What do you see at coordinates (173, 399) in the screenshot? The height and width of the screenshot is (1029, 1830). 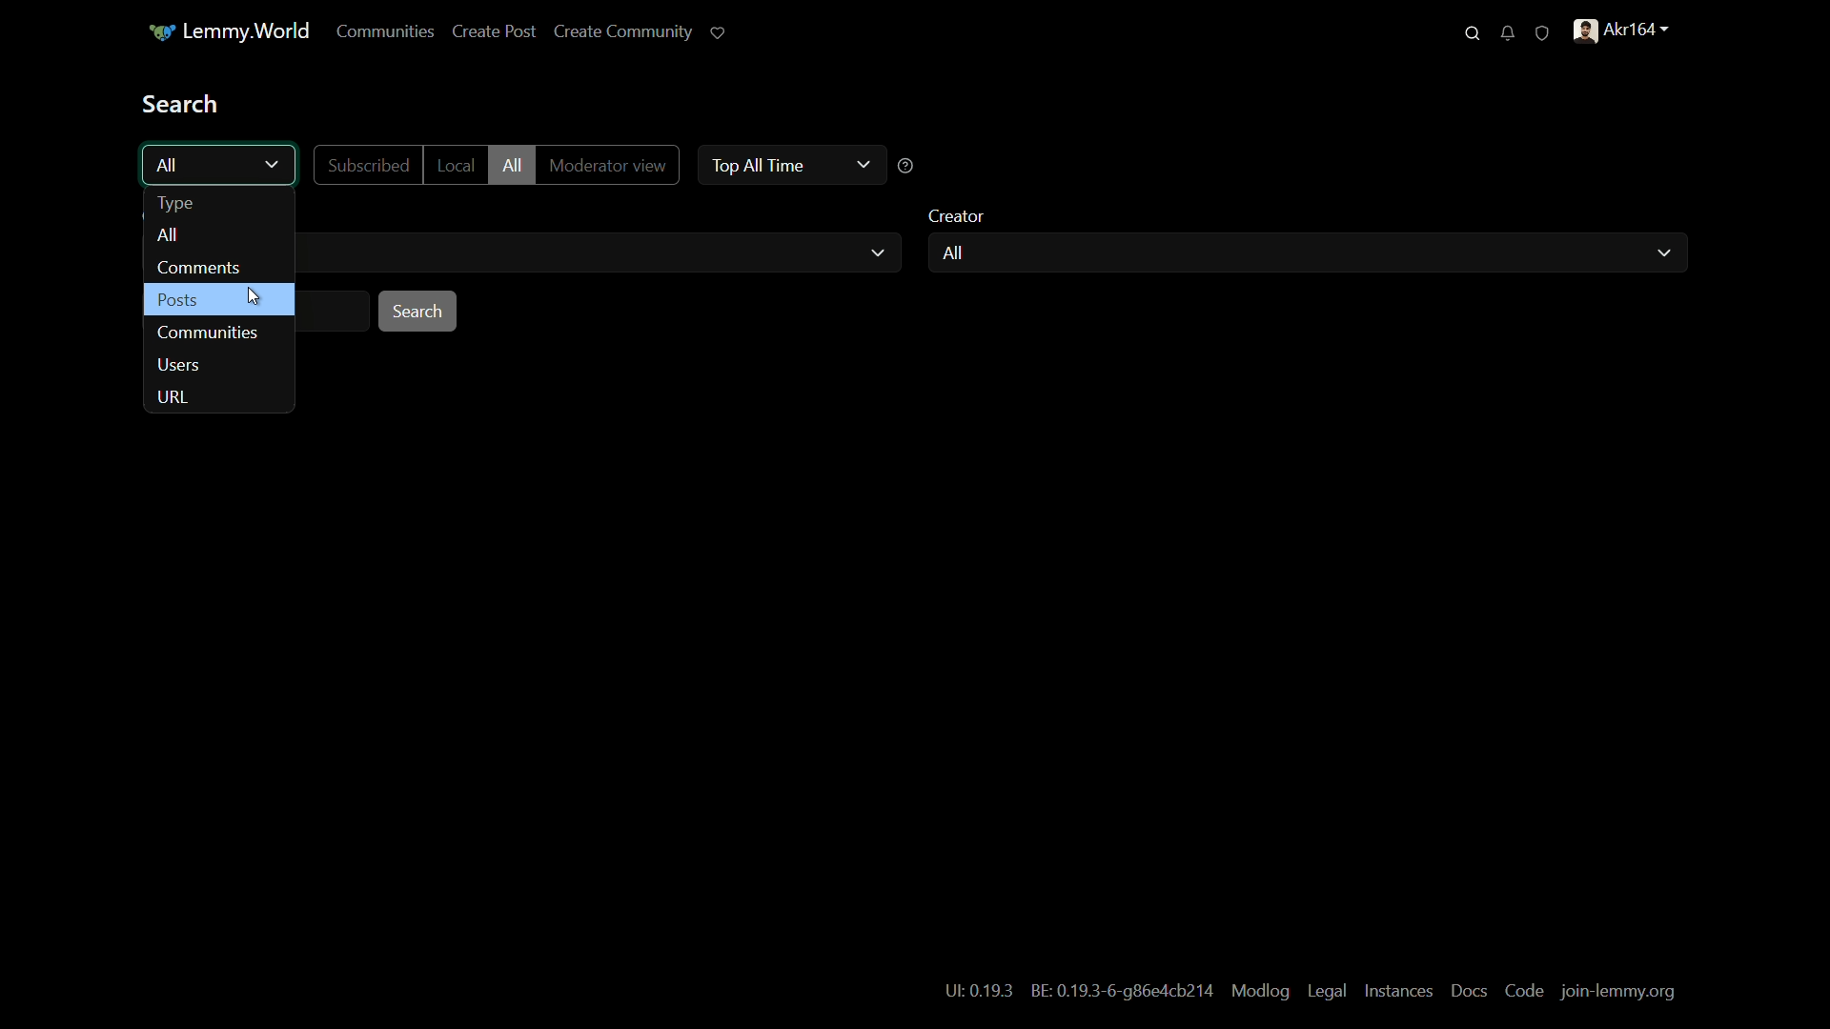 I see `url` at bounding box center [173, 399].